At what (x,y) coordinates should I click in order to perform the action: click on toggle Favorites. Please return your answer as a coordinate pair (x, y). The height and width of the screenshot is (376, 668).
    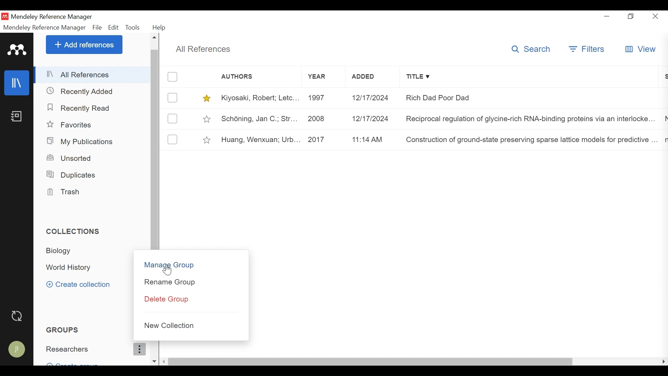
    Looking at the image, I should click on (208, 119).